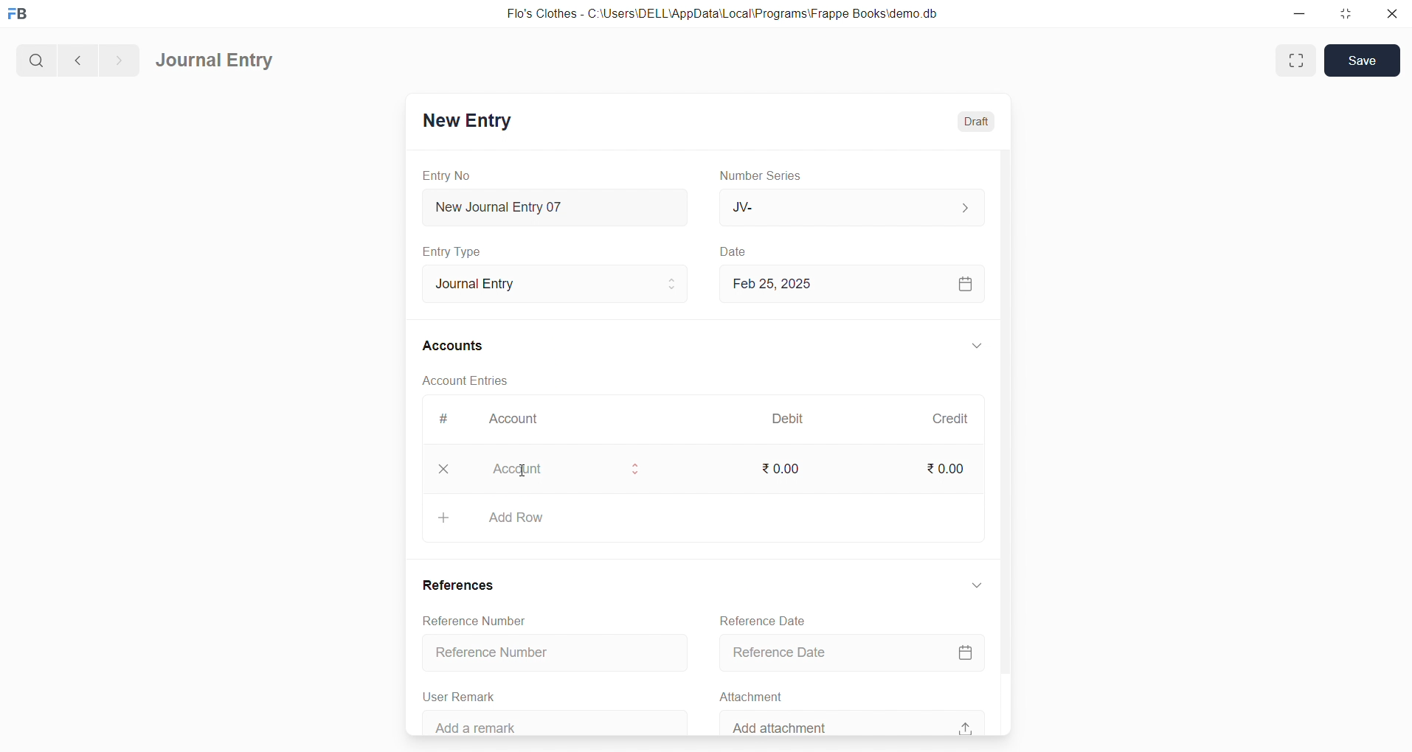 This screenshot has height=752, width=1412. I want to click on ₹ 0.00, so click(786, 469).